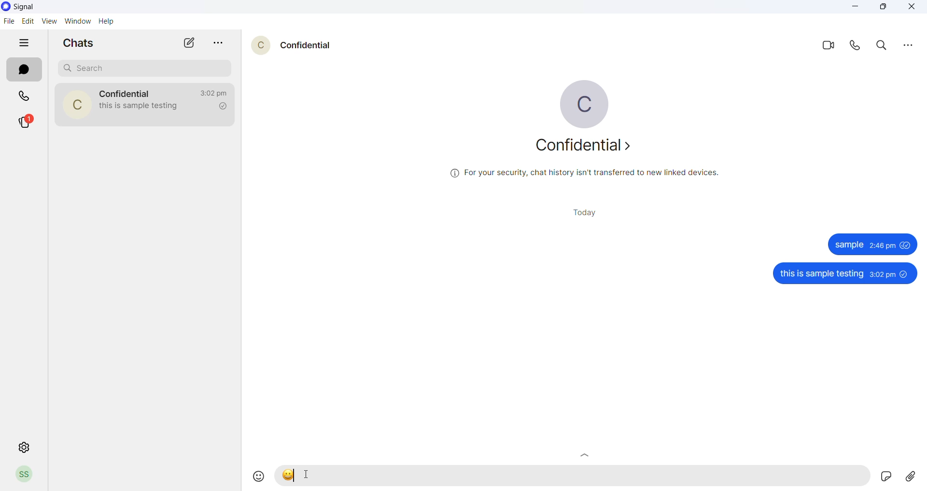 Image resolution: width=927 pixels, height=491 pixels. Describe the element at coordinates (282, 475) in the screenshot. I see `emoji` at that location.